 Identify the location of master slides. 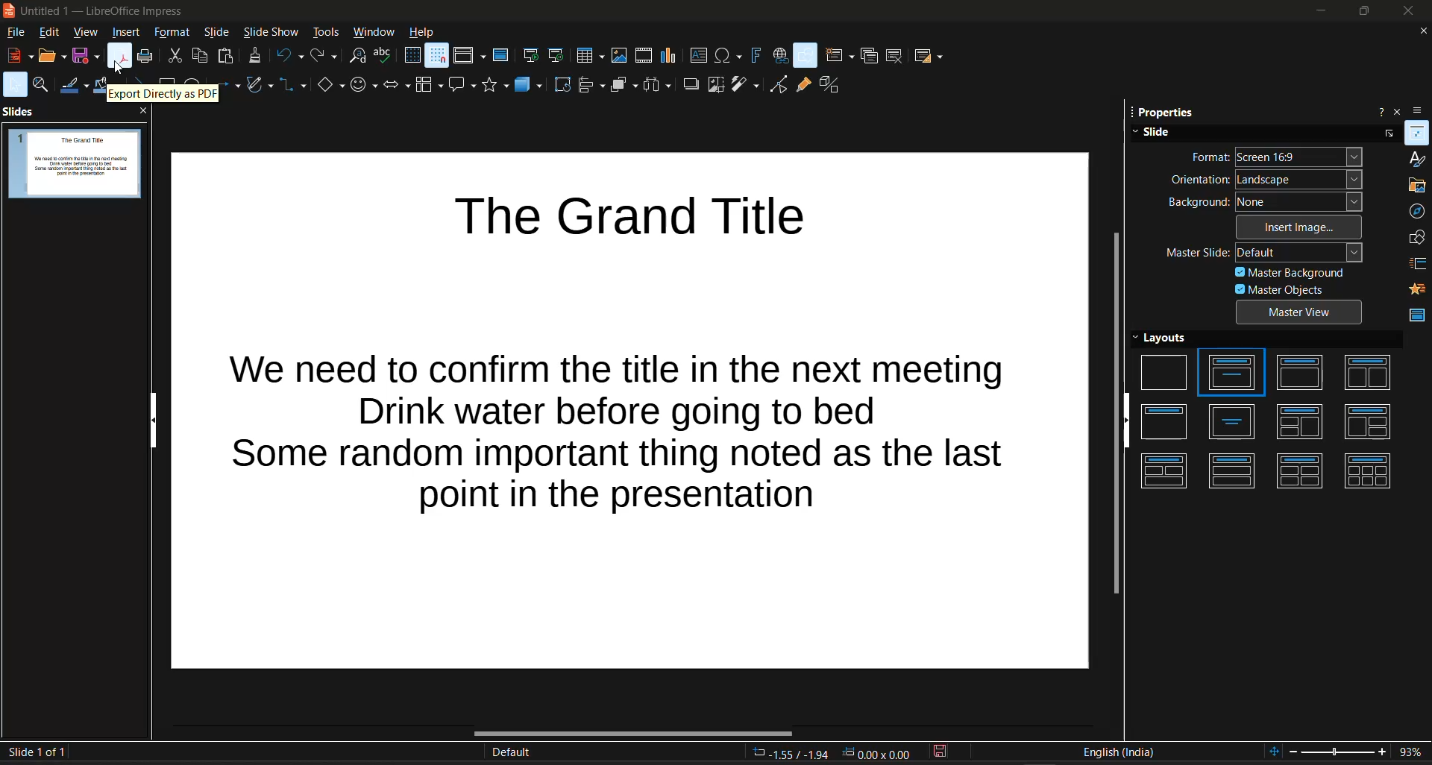
(1418, 312).